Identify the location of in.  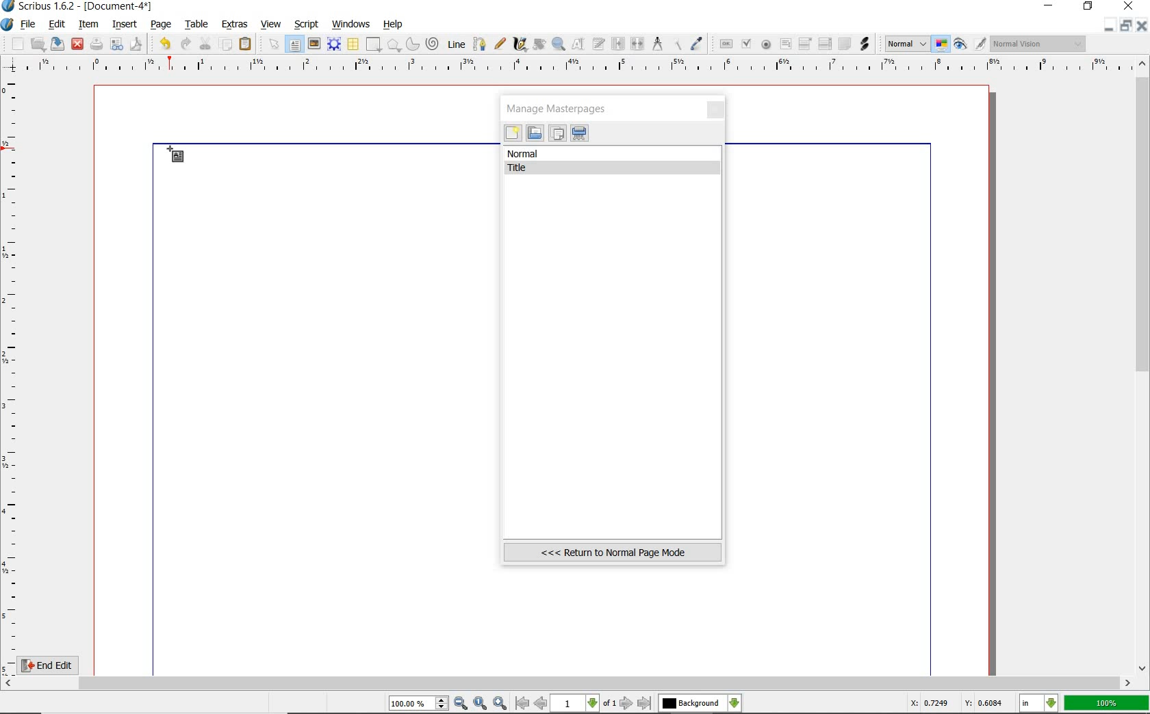
(1039, 704).